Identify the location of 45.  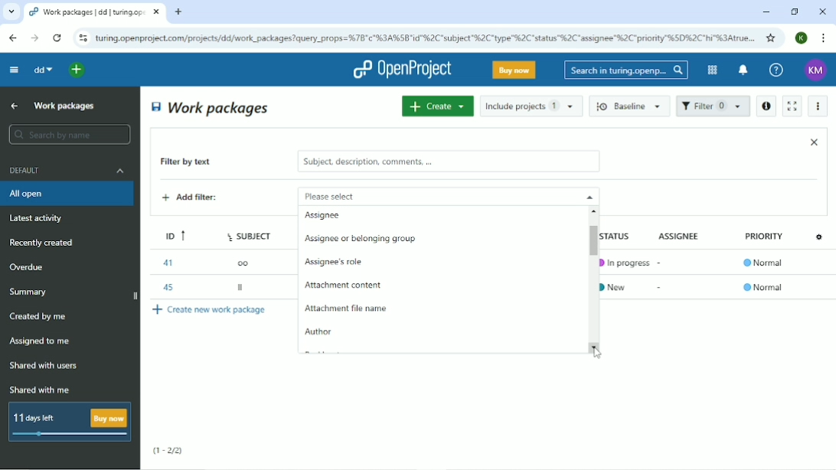
(166, 286).